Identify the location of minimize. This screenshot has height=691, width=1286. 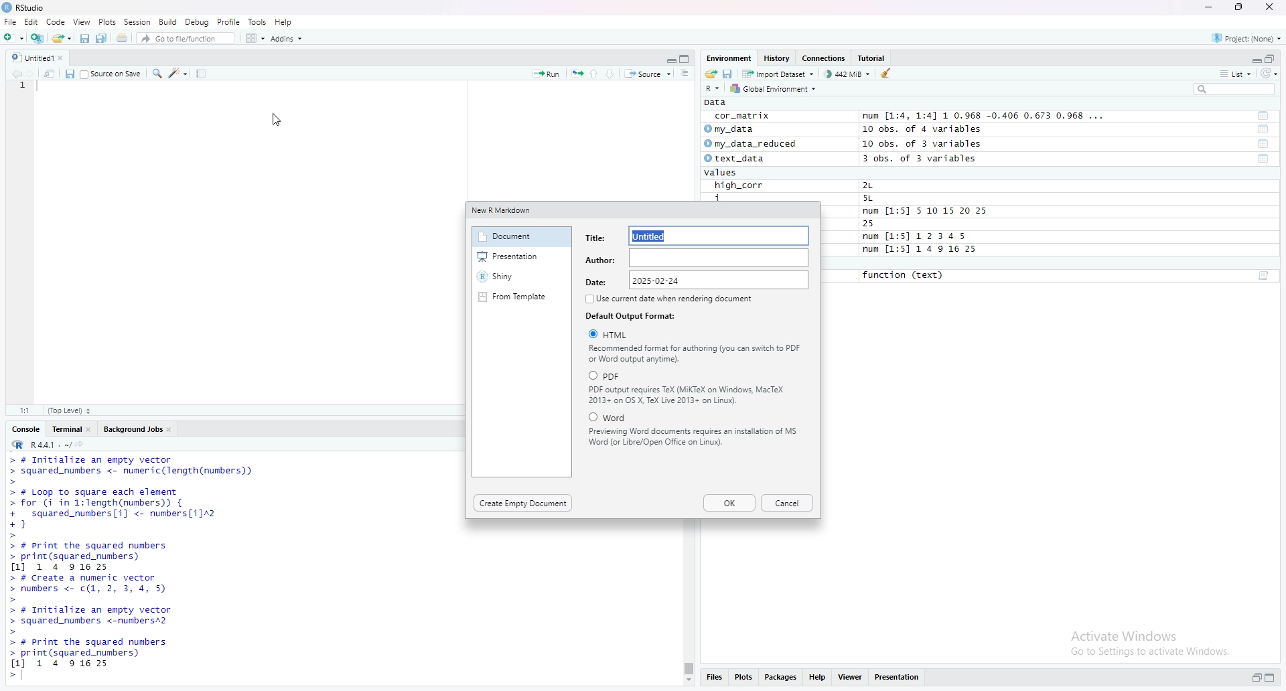
(1252, 58).